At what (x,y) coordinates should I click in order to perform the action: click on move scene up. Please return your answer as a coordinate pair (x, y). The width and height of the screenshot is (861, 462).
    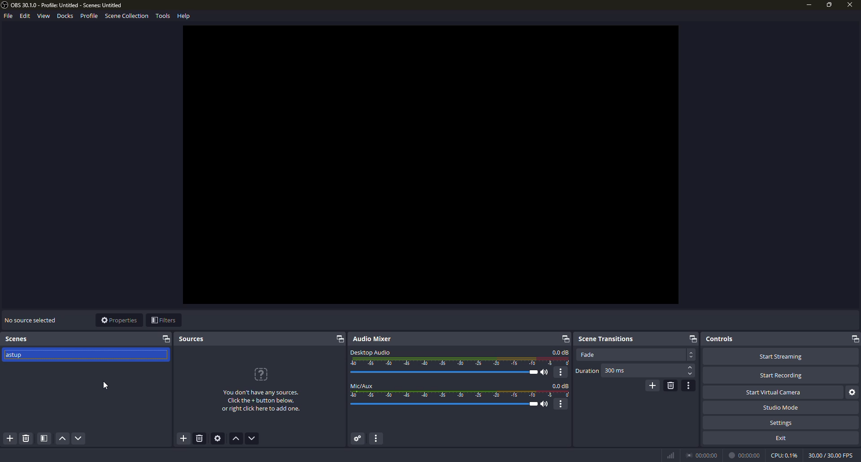
    Looking at the image, I should click on (62, 439).